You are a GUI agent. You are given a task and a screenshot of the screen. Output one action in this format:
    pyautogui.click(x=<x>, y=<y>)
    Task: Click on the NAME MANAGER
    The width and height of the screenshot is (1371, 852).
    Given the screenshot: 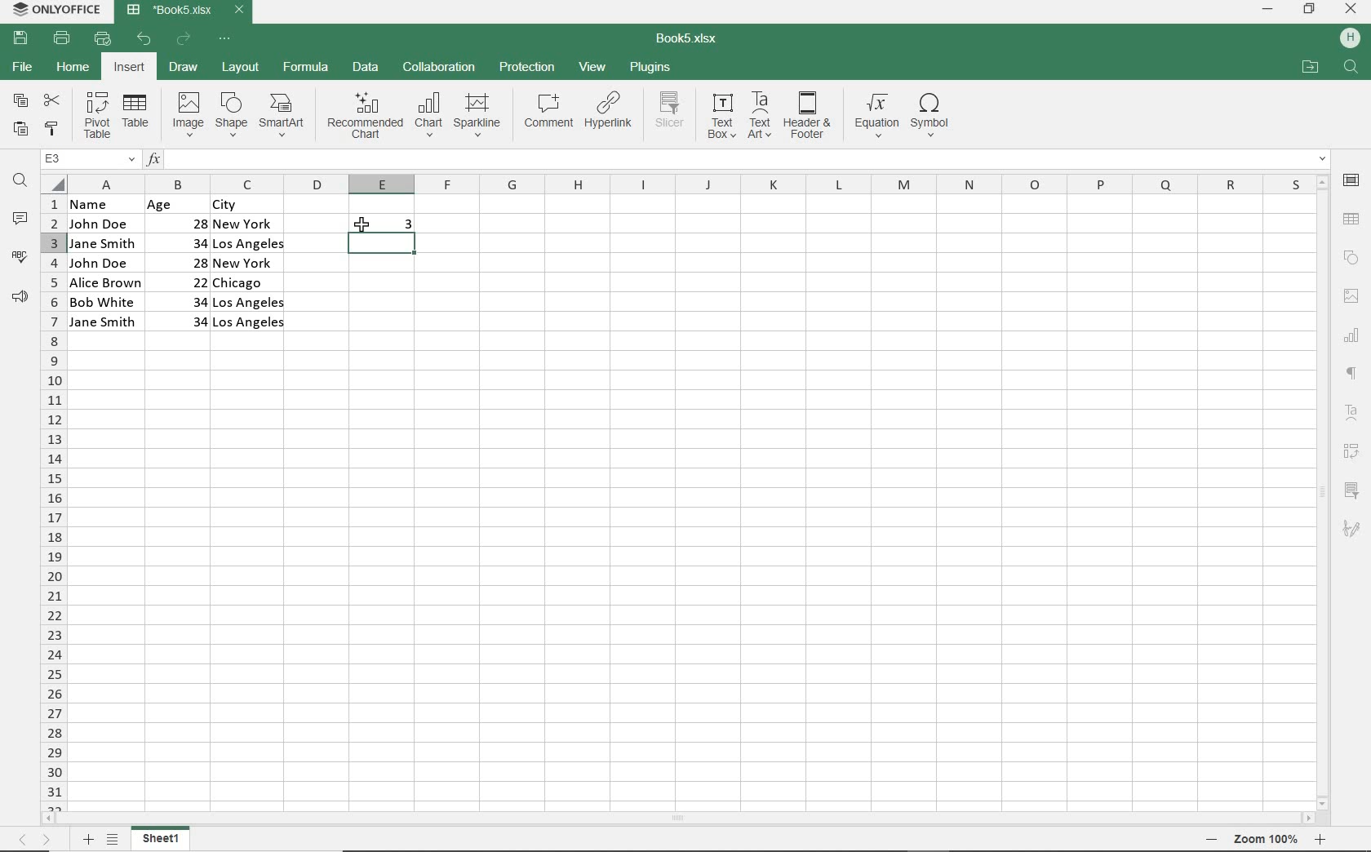 What is the action you would take?
    pyautogui.click(x=87, y=159)
    